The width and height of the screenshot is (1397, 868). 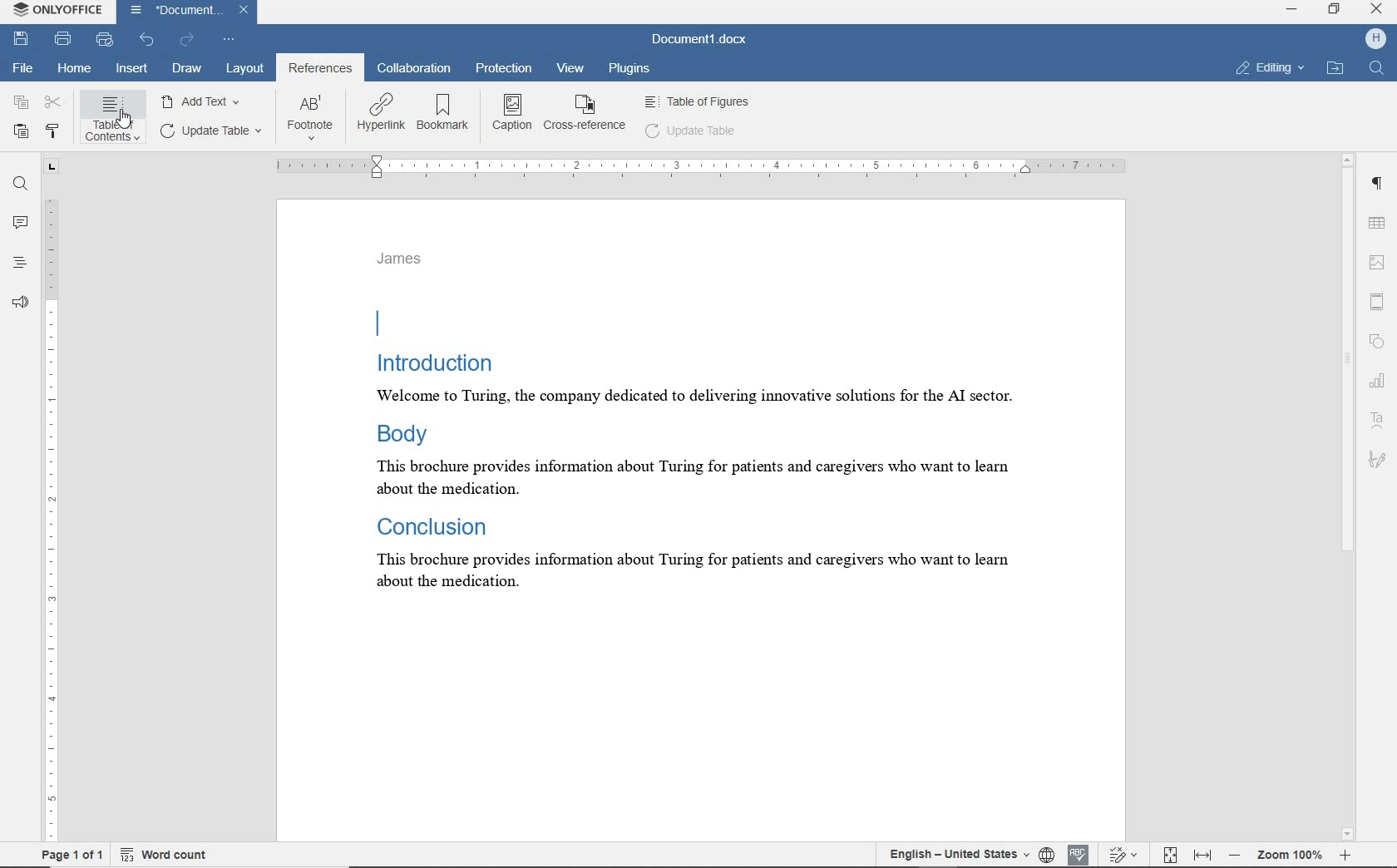 What do you see at coordinates (20, 262) in the screenshot?
I see `headings` at bounding box center [20, 262].